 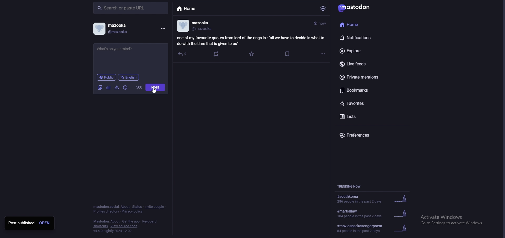 I want to click on polls, so click(x=109, y=88).